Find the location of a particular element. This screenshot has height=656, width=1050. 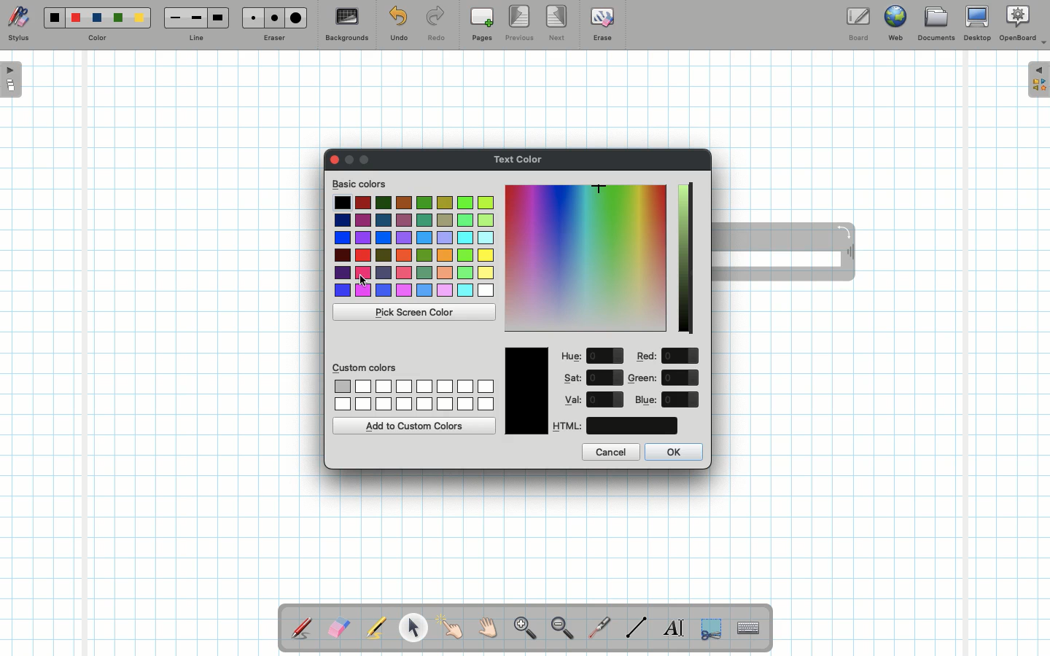

Undo is located at coordinates (398, 26).